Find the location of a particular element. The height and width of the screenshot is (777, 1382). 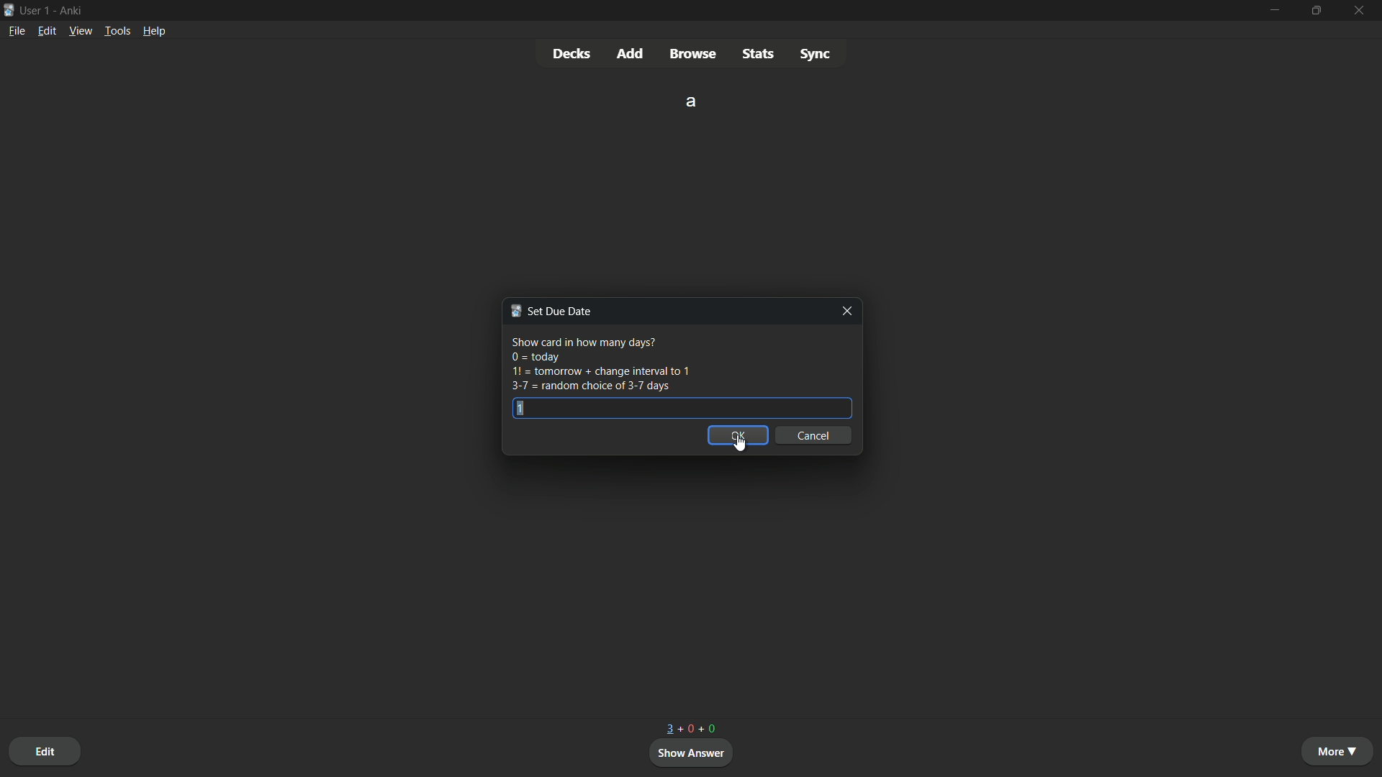

+0 is located at coordinates (687, 729).